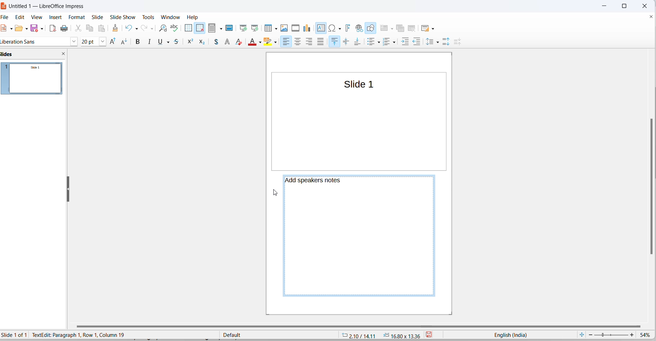 The width and height of the screenshot is (656, 341). What do you see at coordinates (364, 328) in the screenshot?
I see `horizontal scrollbar` at bounding box center [364, 328].